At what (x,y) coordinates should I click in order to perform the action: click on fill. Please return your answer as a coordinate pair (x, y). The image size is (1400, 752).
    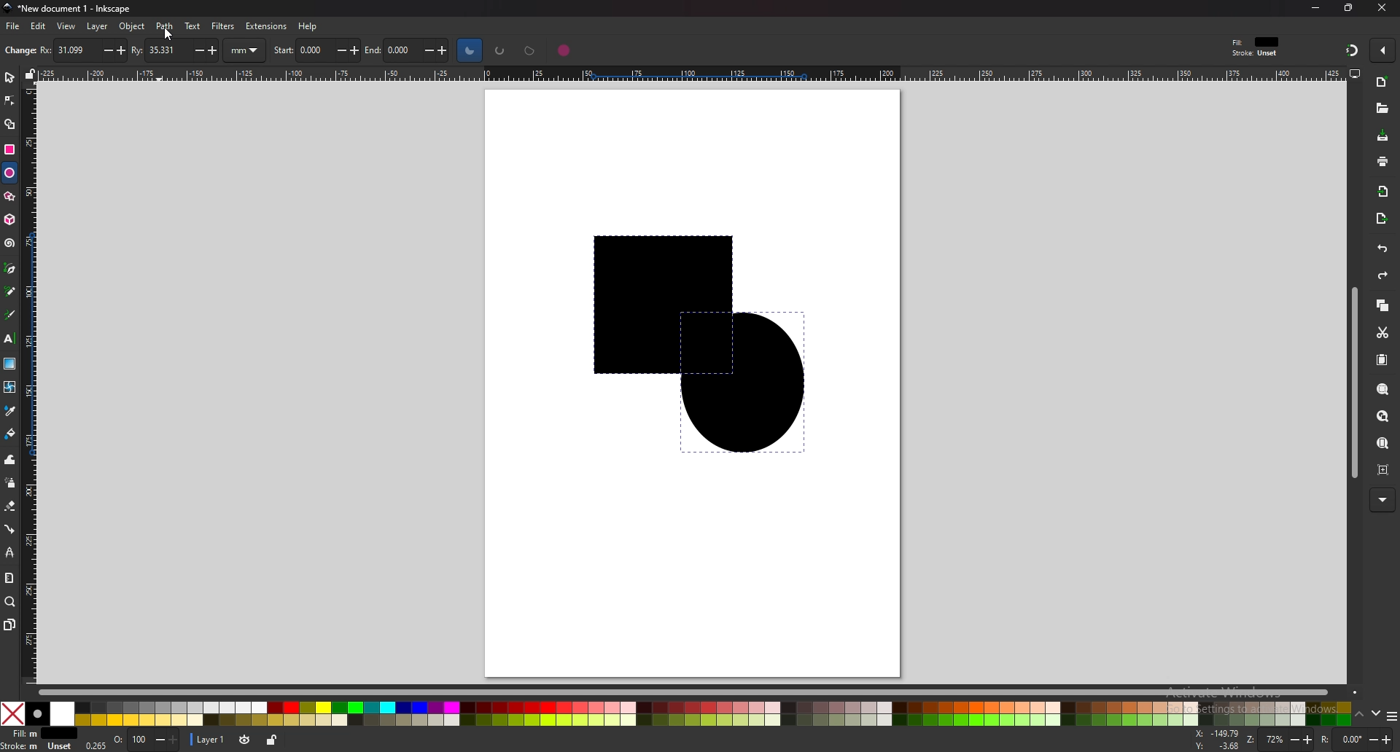
    Looking at the image, I should click on (39, 734).